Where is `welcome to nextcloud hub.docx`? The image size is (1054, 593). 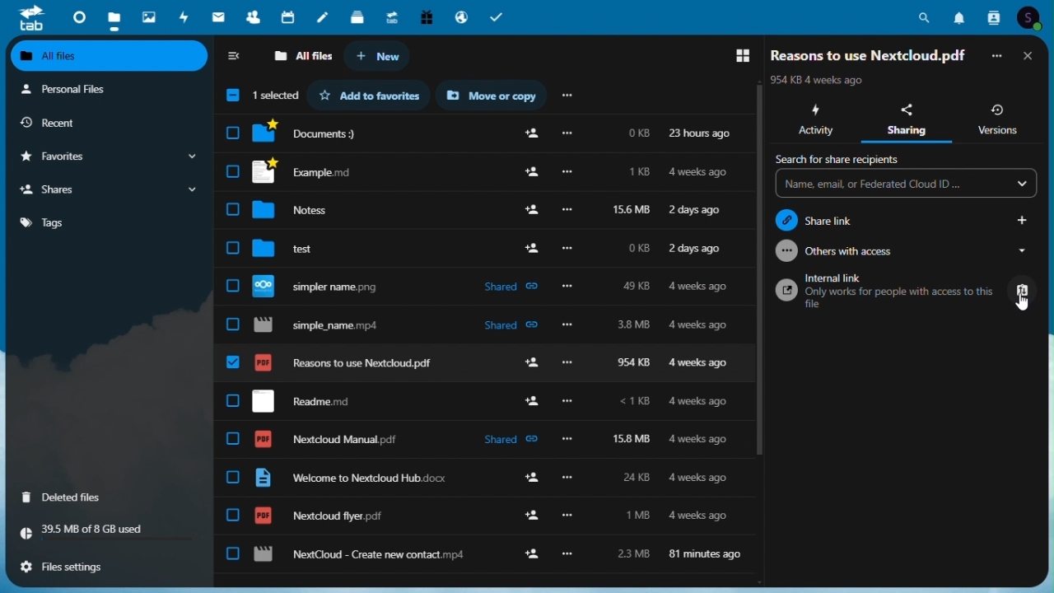
welcome to nextcloud hub.docx is located at coordinates (351, 479).